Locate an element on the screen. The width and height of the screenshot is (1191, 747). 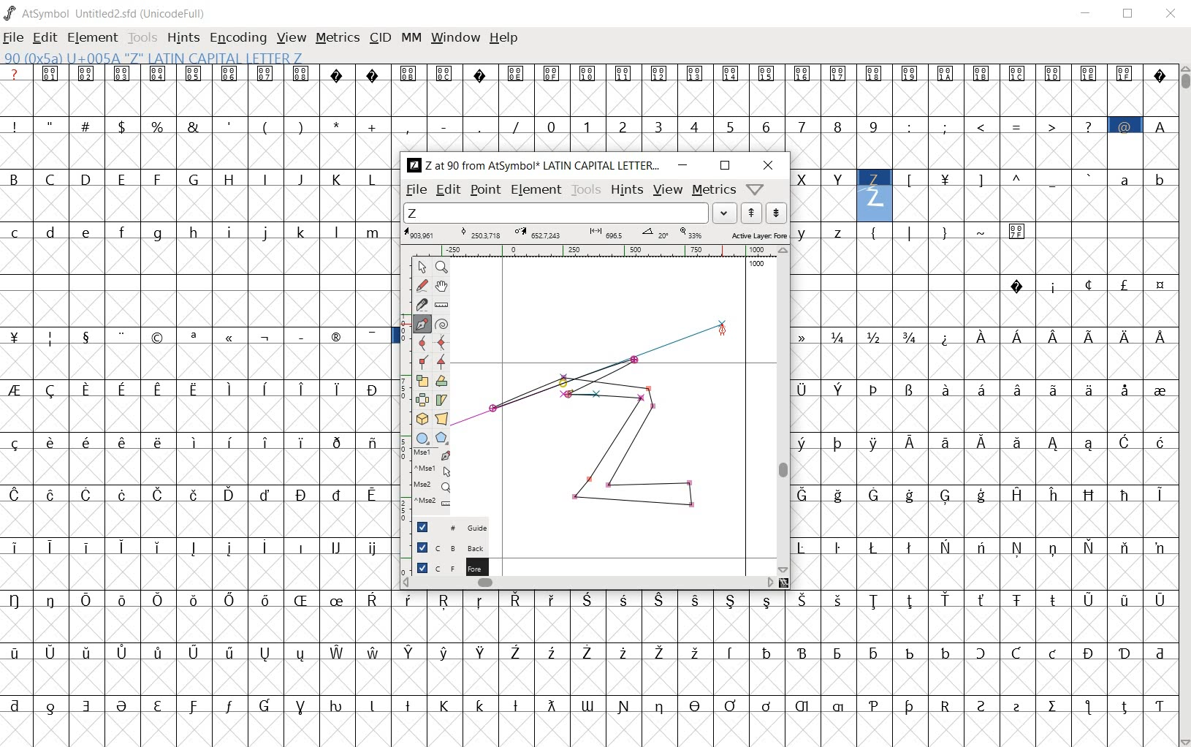
glyph characters is located at coordinates (799, 107).